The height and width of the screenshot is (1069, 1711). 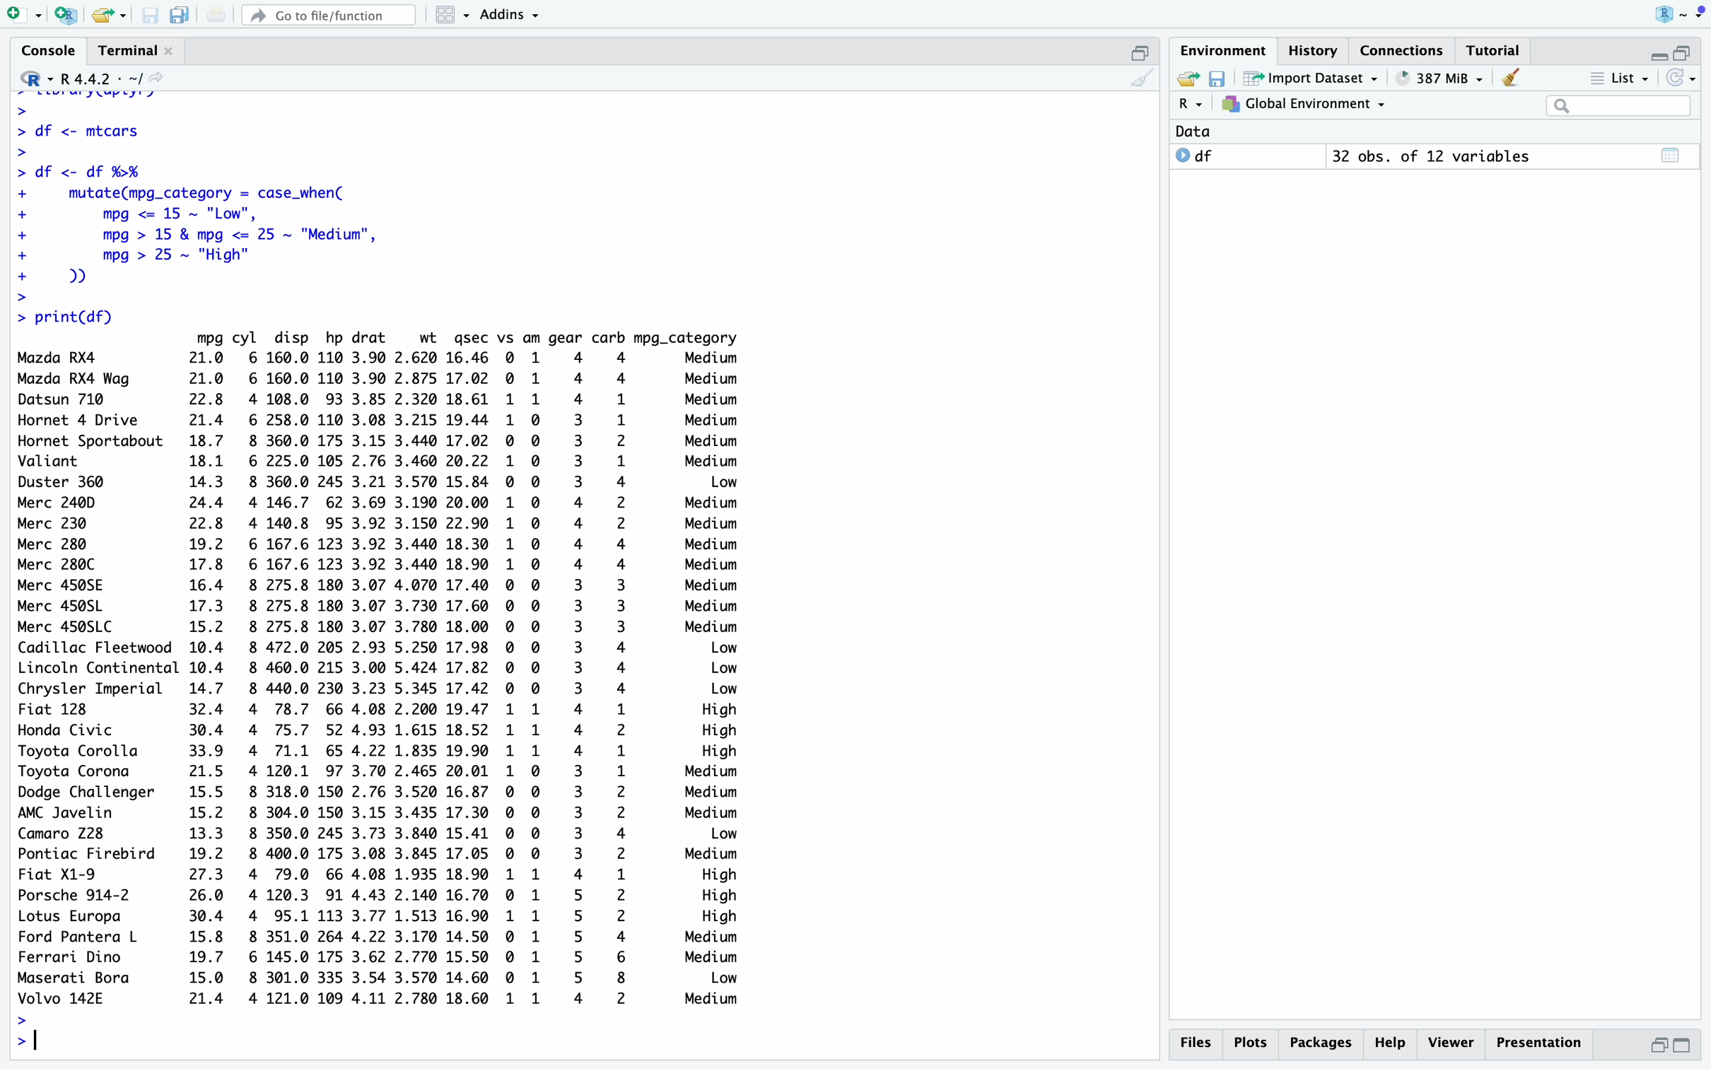 I want to click on searchbox, so click(x=1621, y=105).